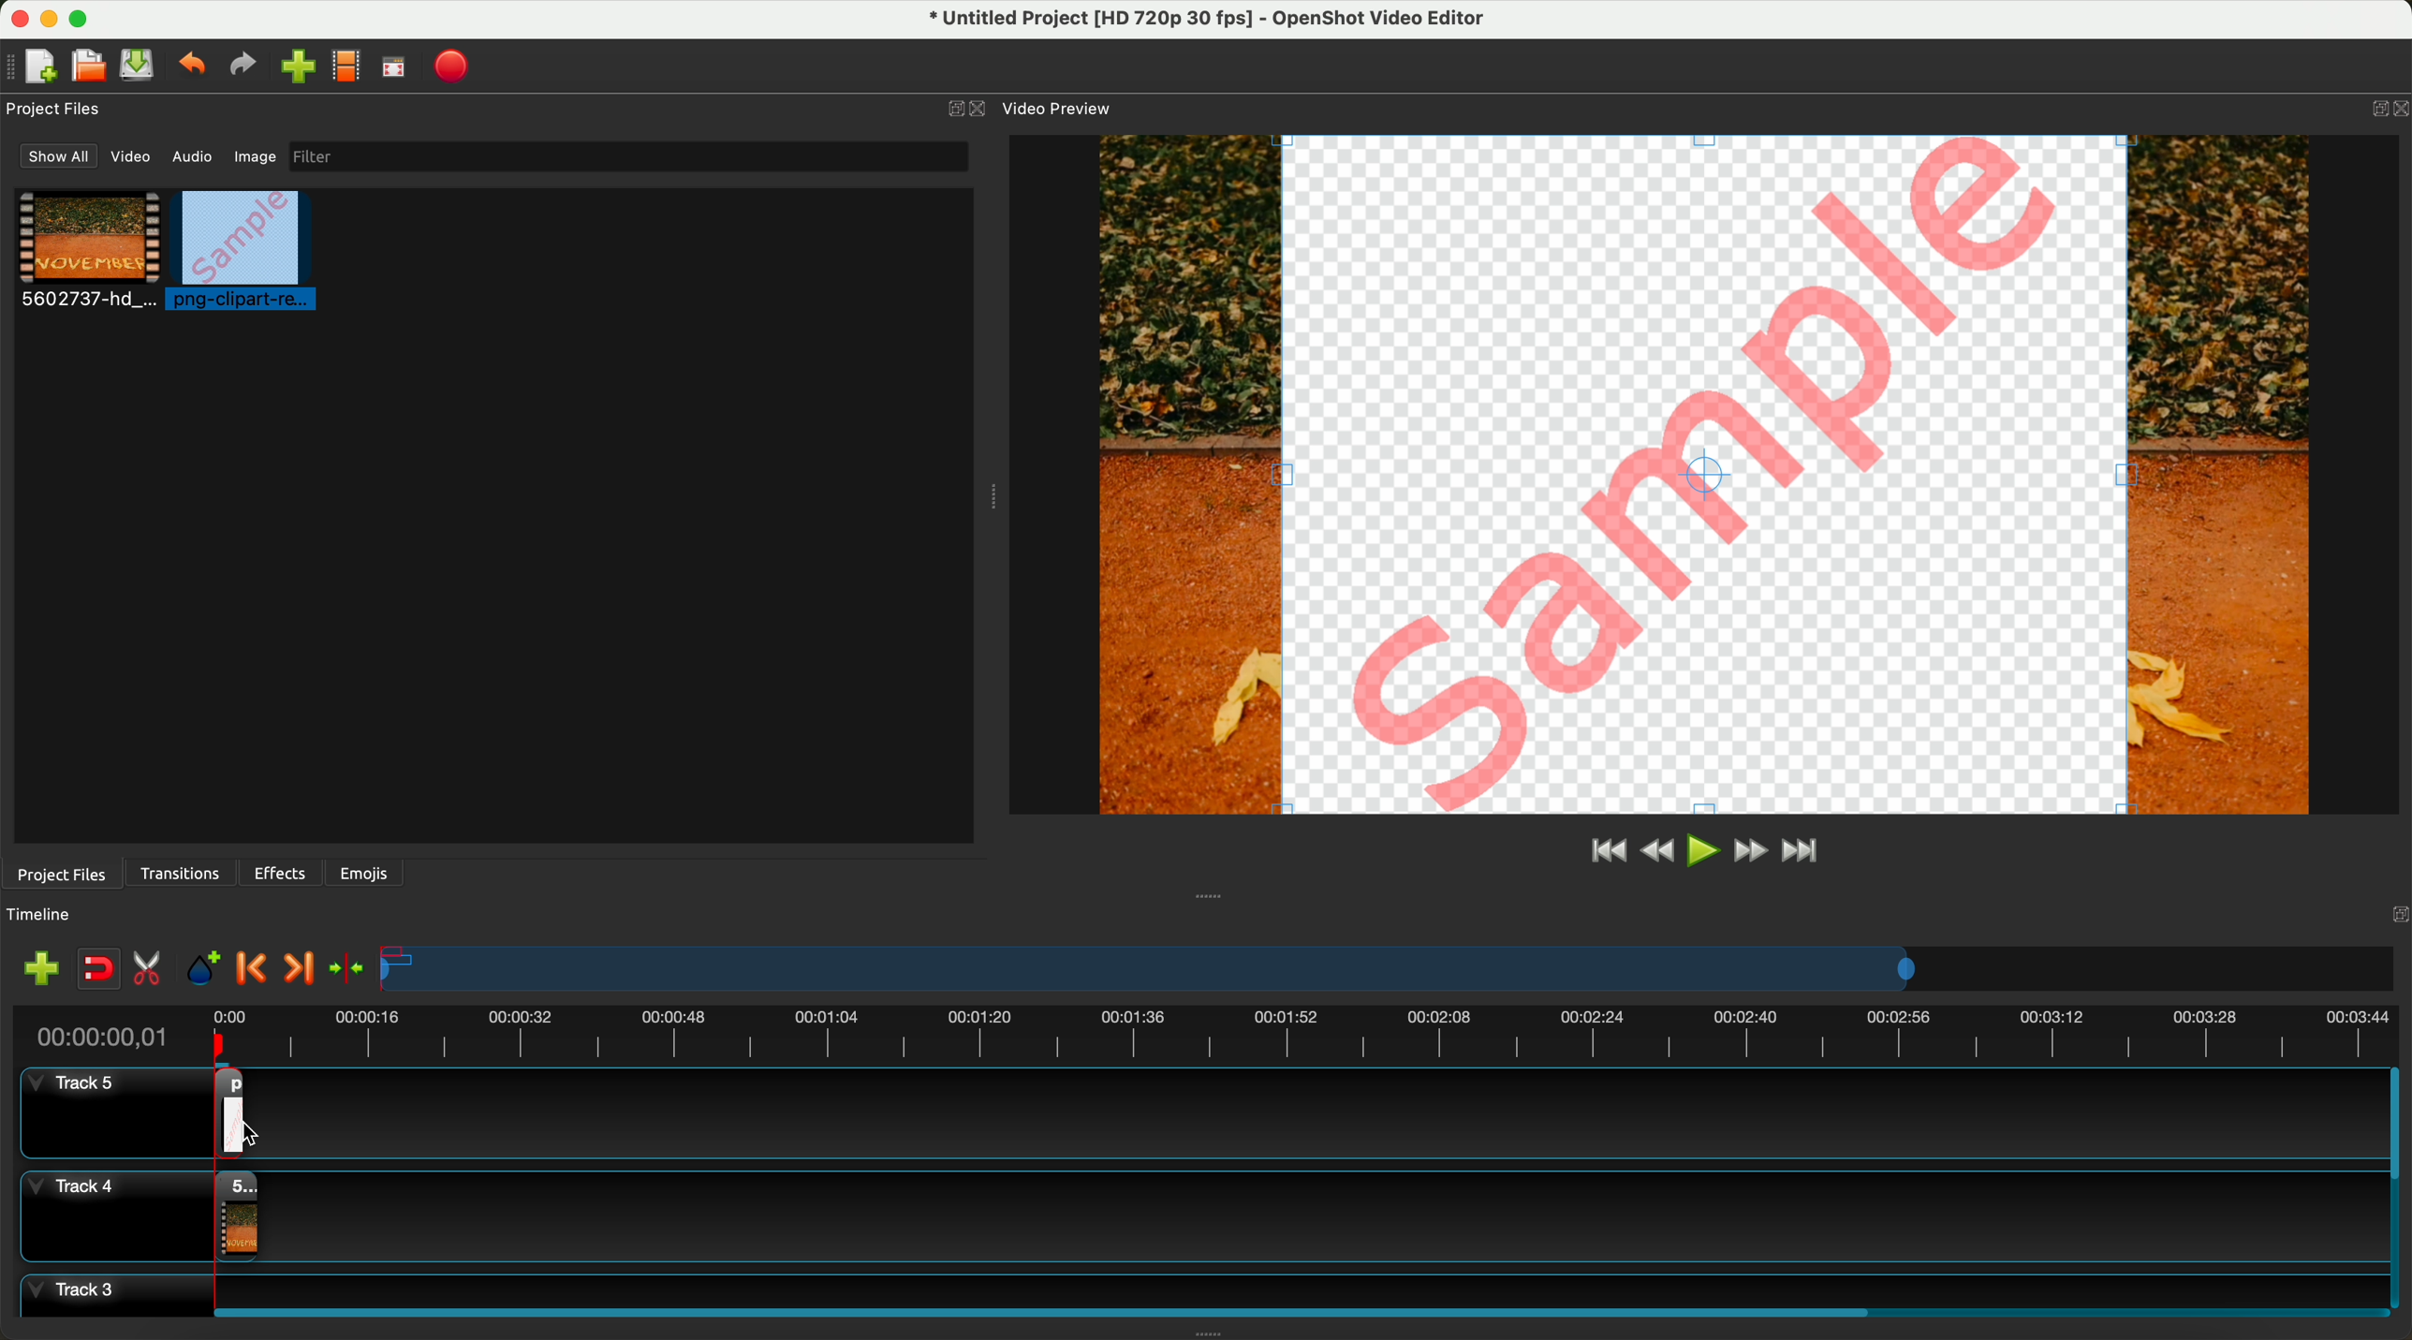 The width and height of the screenshot is (2412, 1340). Describe the element at coordinates (140, 66) in the screenshot. I see `save file` at that location.